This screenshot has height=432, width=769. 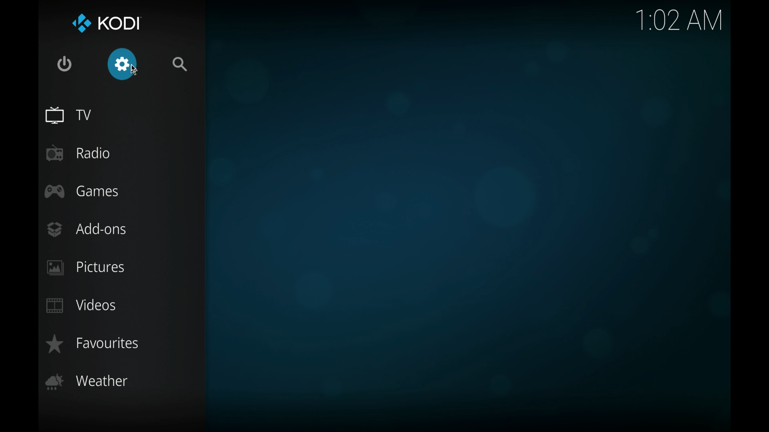 I want to click on TV, so click(x=68, y=115).